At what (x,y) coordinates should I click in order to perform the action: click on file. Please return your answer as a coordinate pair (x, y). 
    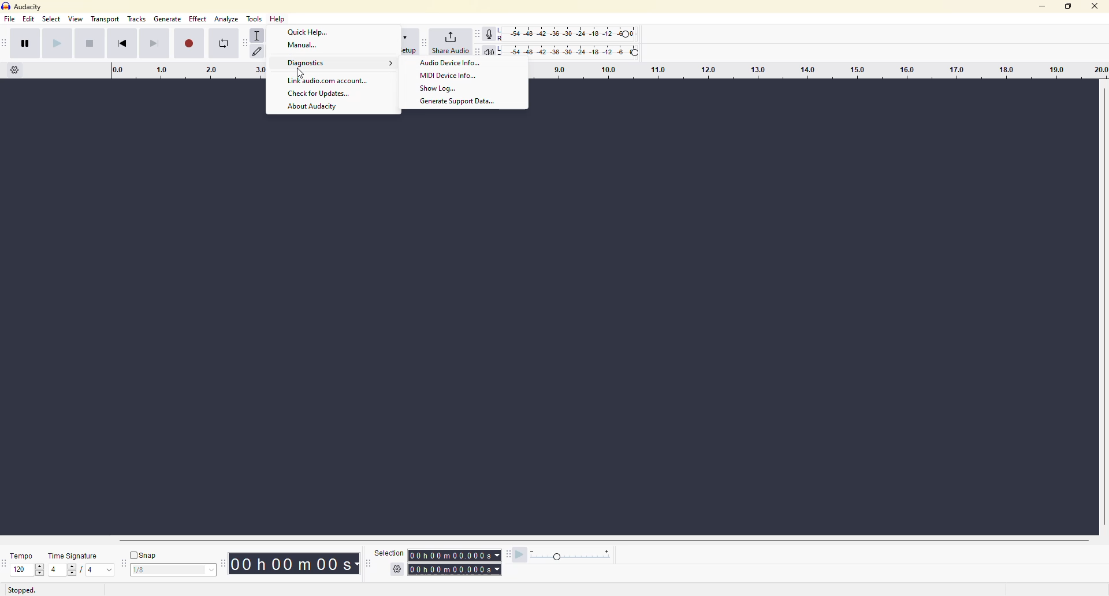
    Looking at the image, I should click on (12, 19).